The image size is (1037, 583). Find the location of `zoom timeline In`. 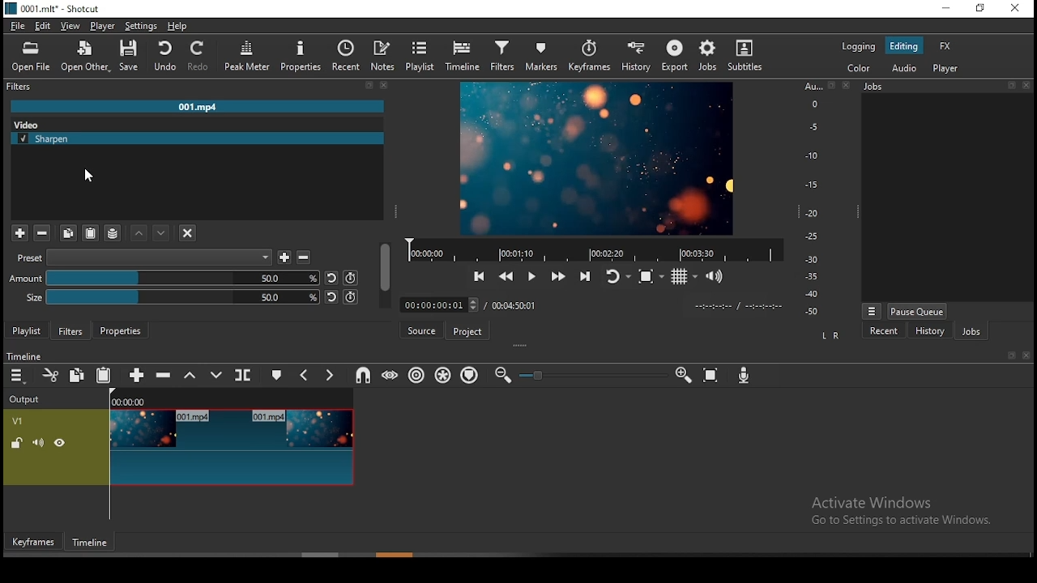

zoom timeline In is located at coordinates (681, 376).